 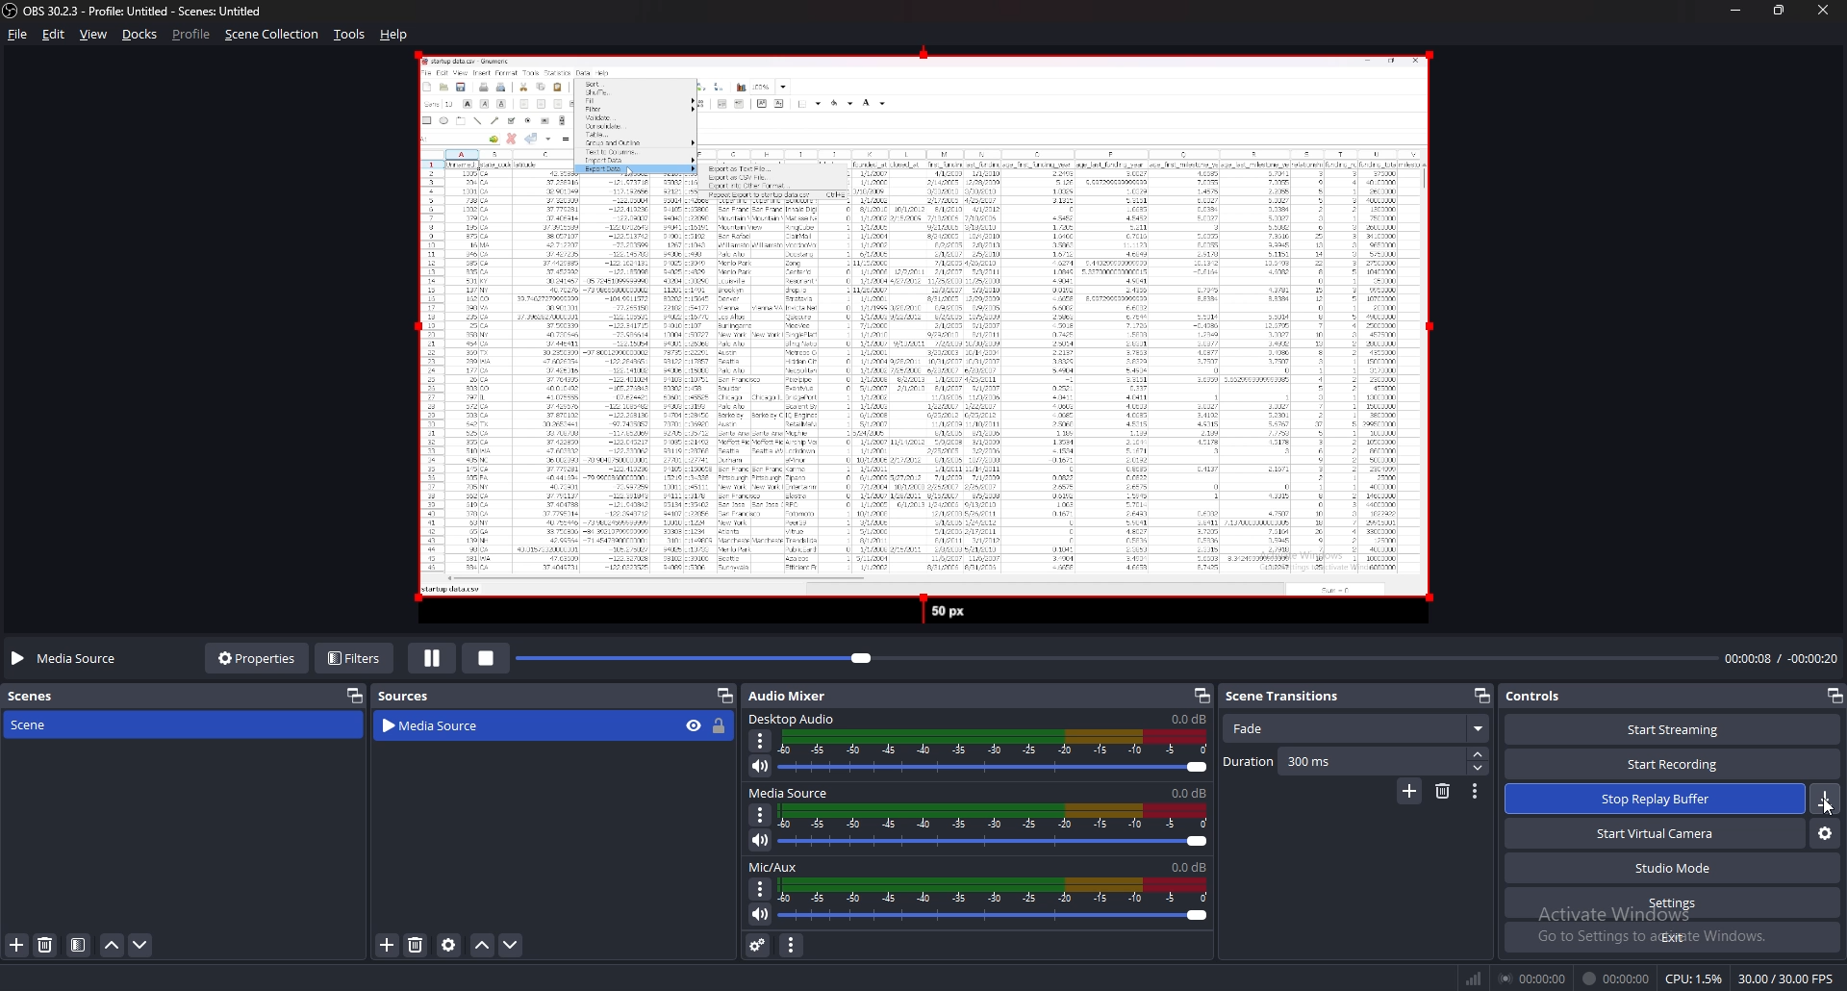 What do you see at coordinates (191, 34) in the screenshot?
I see `profile` at bounding box center [191, 34].